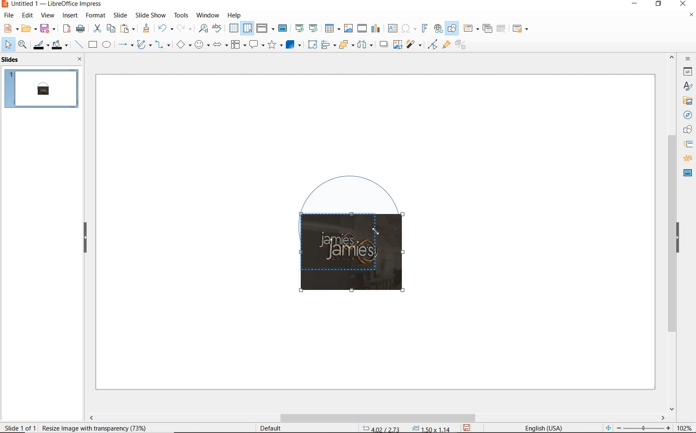 The height and width of the screenshot is (433, 696). What do you see at coordinates (217, 28) in the screenshot?
I see `spelling` at bounding box center [217, 28].